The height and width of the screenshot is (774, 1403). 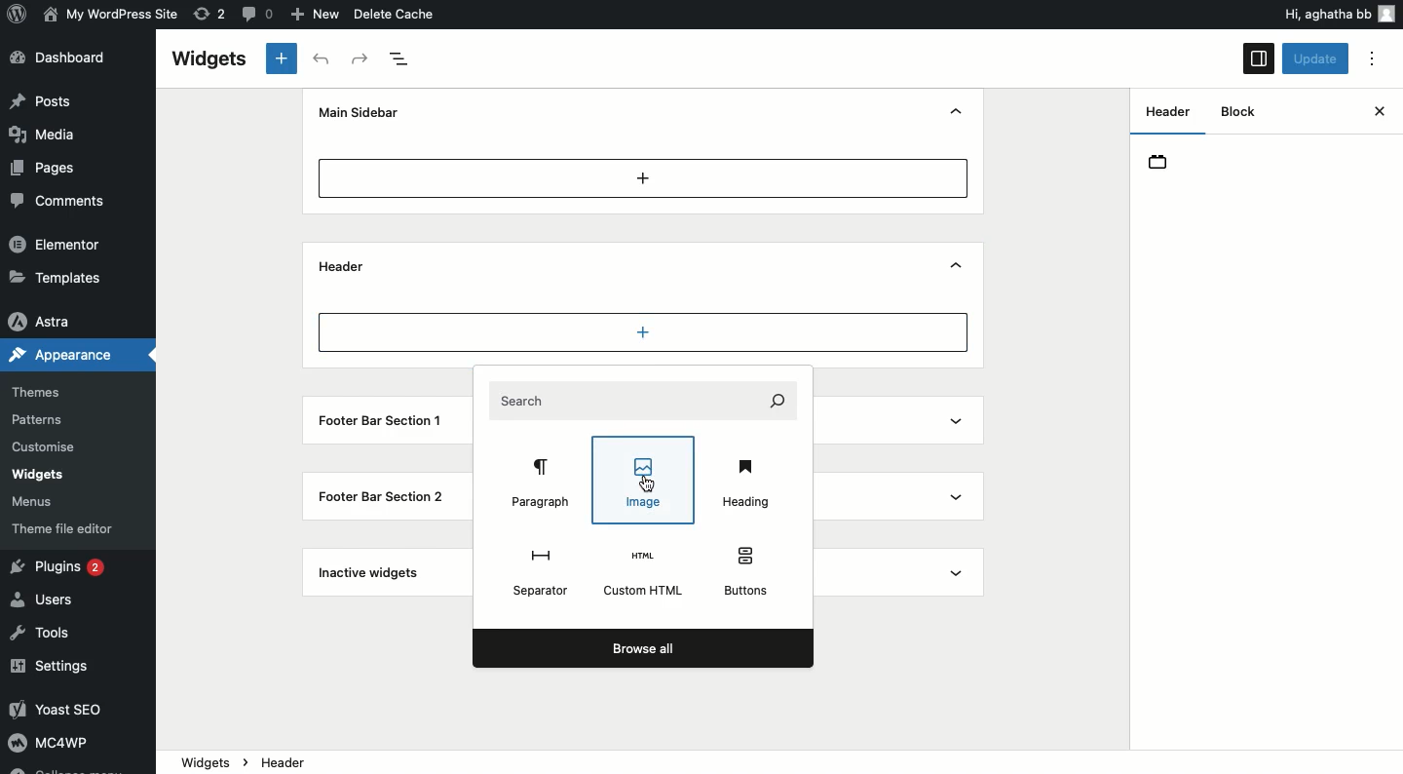 What do you see at coordinates (953, 418) in the screenshot?
I see `Show` at bounding box center [953, 418].